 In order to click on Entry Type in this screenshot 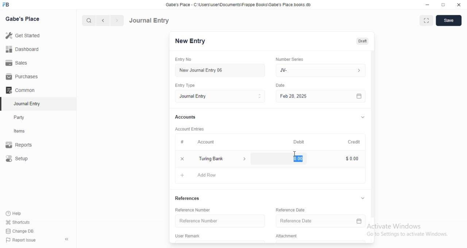, I will do `click(220, 96)`.